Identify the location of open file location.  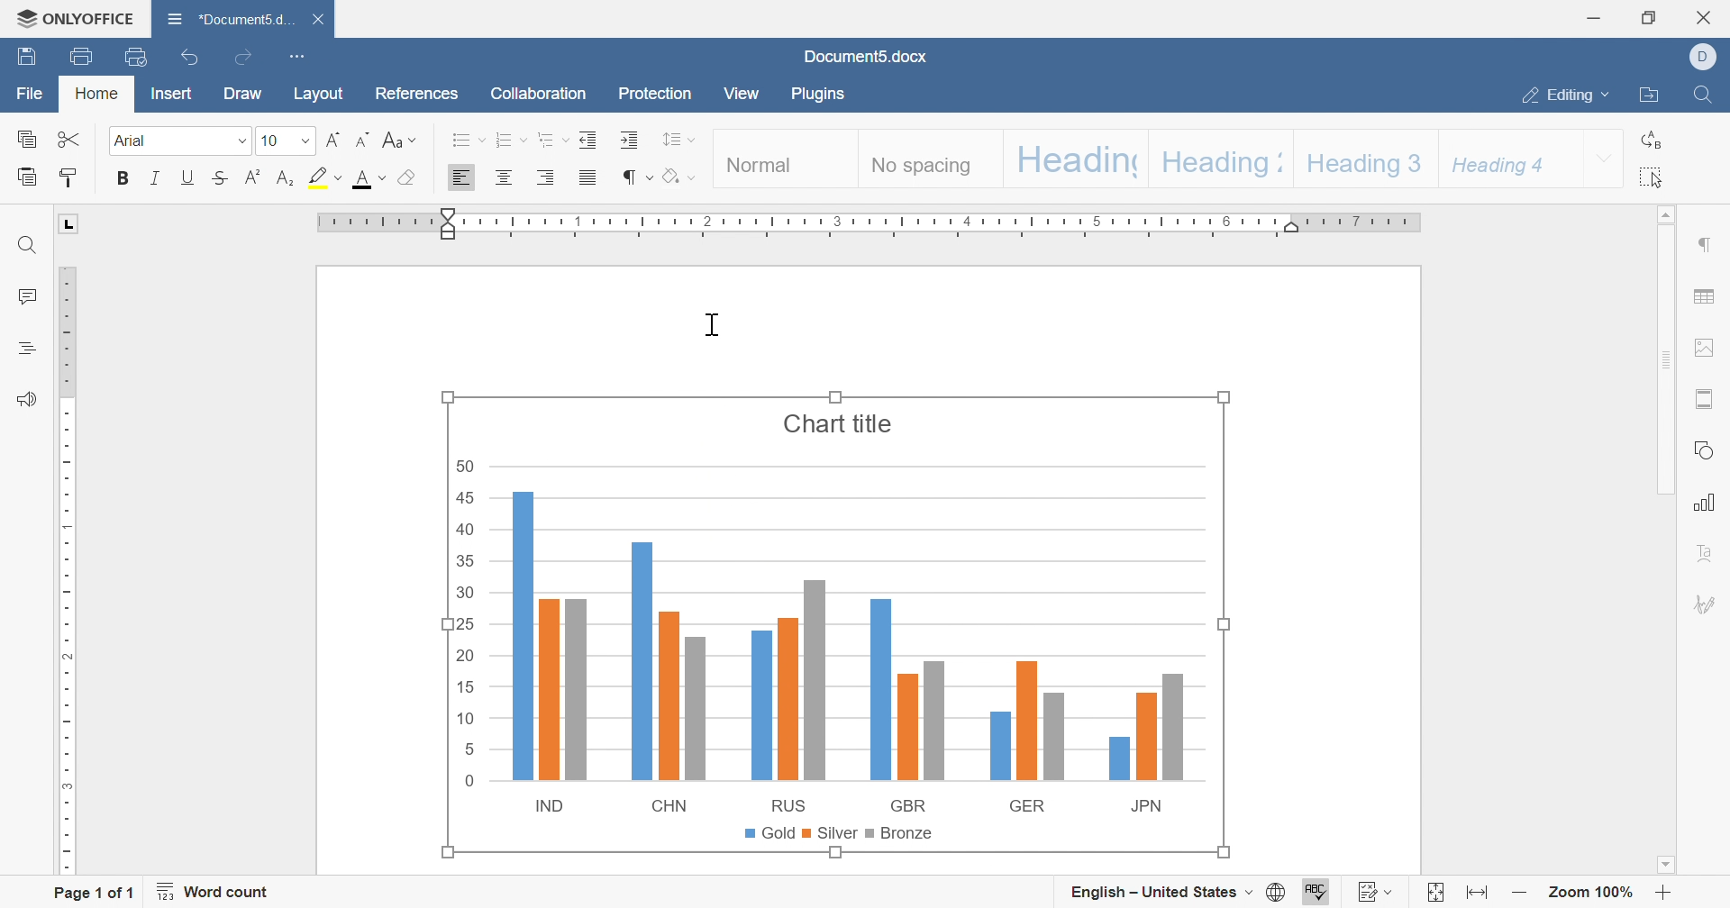
(1652, 95).